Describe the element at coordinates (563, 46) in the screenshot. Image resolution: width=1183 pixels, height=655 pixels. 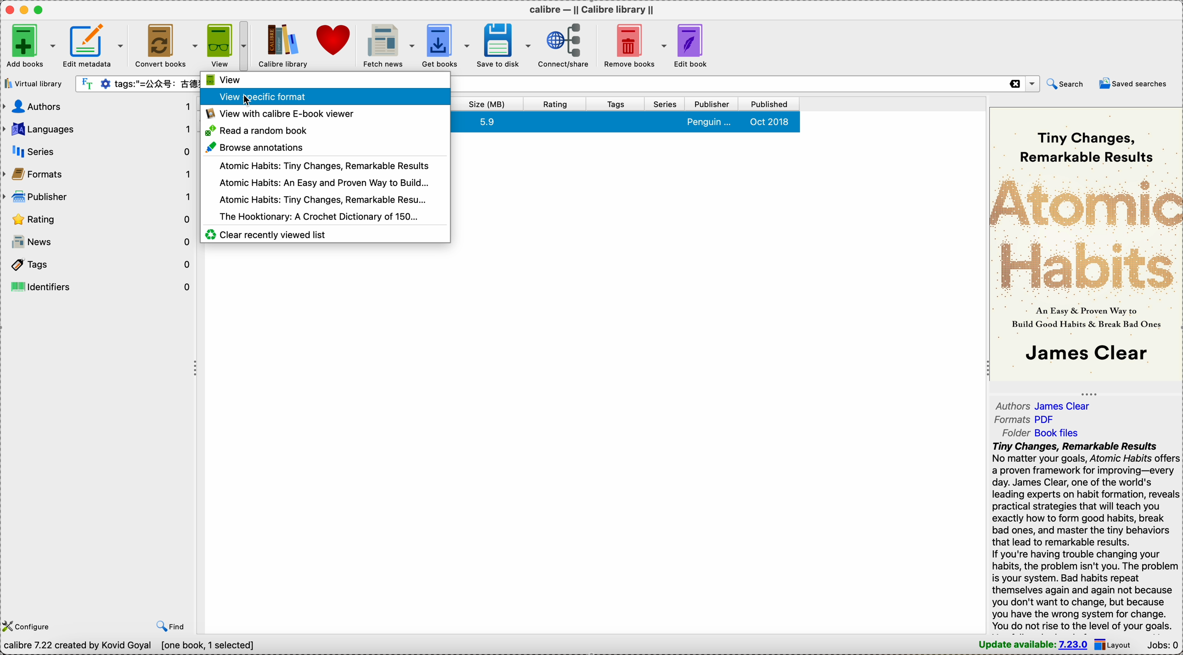
I see `connect/share` at that location.